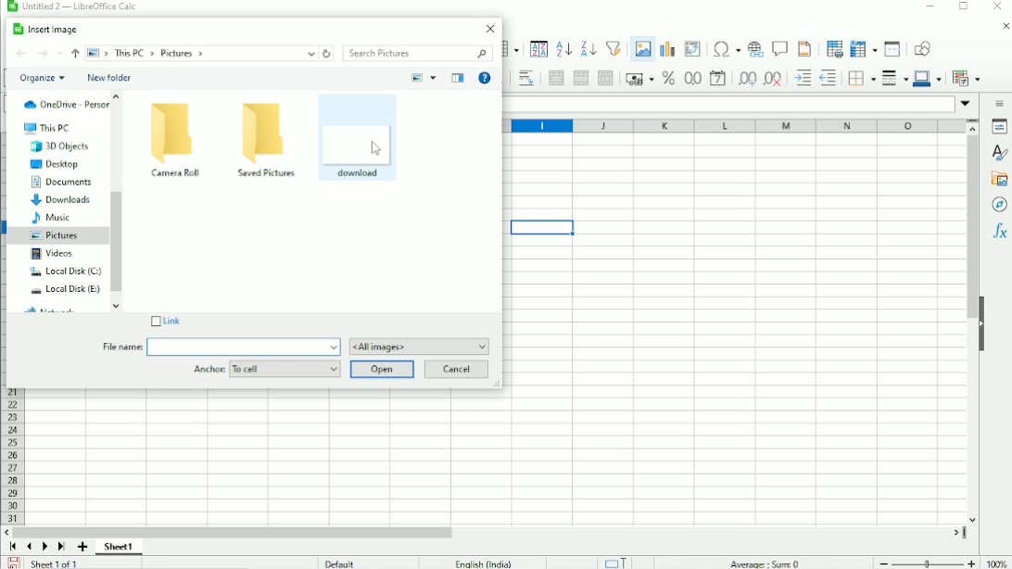 The height and width of the screenshot is (569, 1012). What do you see at coordinates (29, 547) in the screenshot?
I see `Scroll to previous sheet` at bounding box center [29, 547].